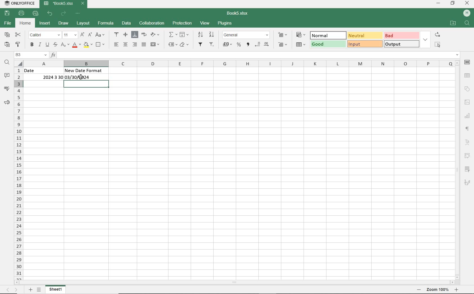 Image resolution: width=474 pixels, height=294 pixels. Describe the element at coordinates (41, 70) in the screenshot. I see `Date` at that location.